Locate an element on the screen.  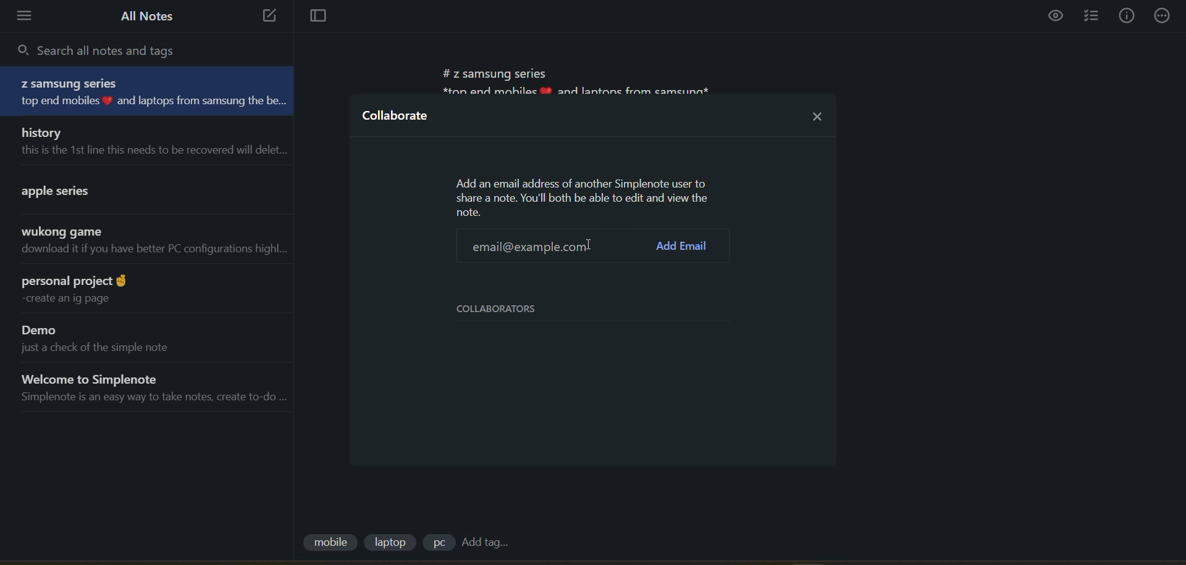
cursor is located at coordinates (588, 245).